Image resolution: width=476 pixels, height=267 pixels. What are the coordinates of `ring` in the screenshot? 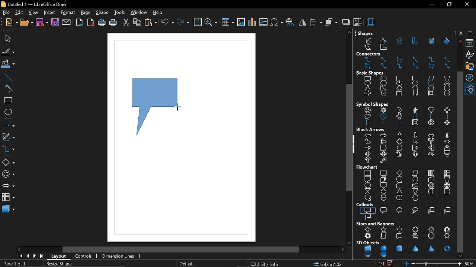 It's located at (447, 94).